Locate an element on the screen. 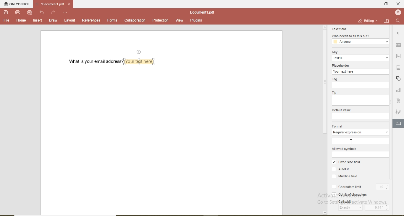 This screenshot has height=216, width=404. format is located at coordinates (338, 126).